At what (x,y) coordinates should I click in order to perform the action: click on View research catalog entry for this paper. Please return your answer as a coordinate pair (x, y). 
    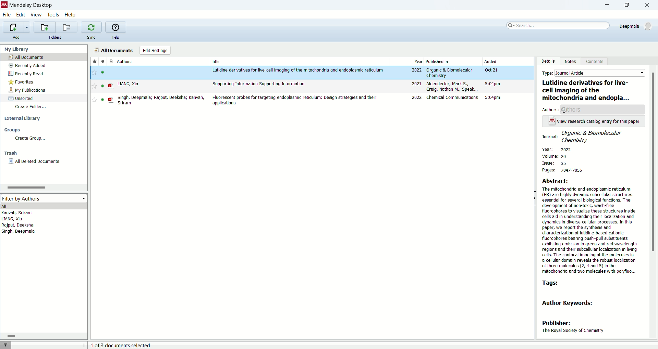
    Looking at the image, I should click on (599, 121).